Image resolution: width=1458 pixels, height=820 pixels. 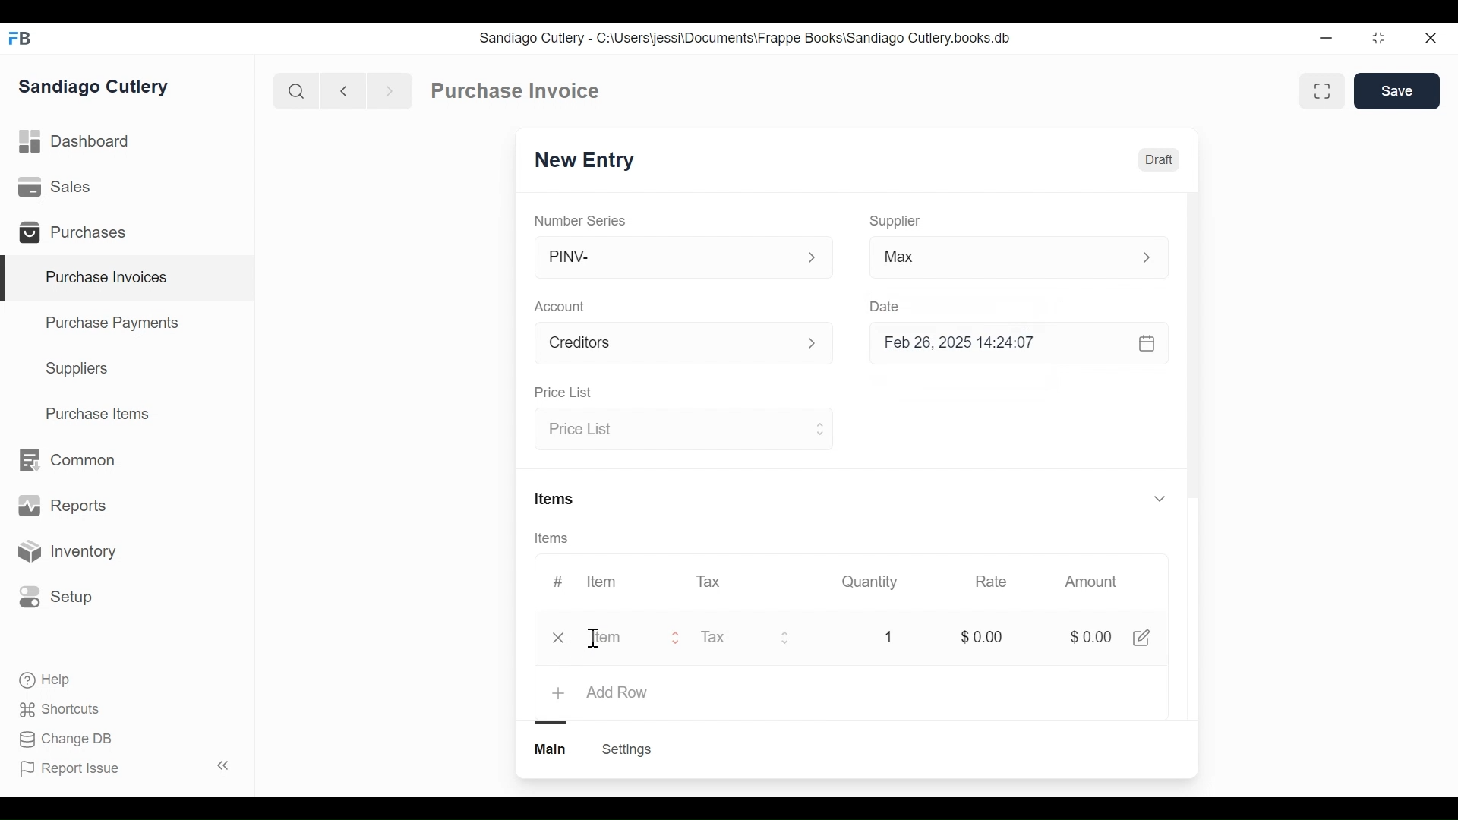 I want to click on Items, so click(x=557, y=539).